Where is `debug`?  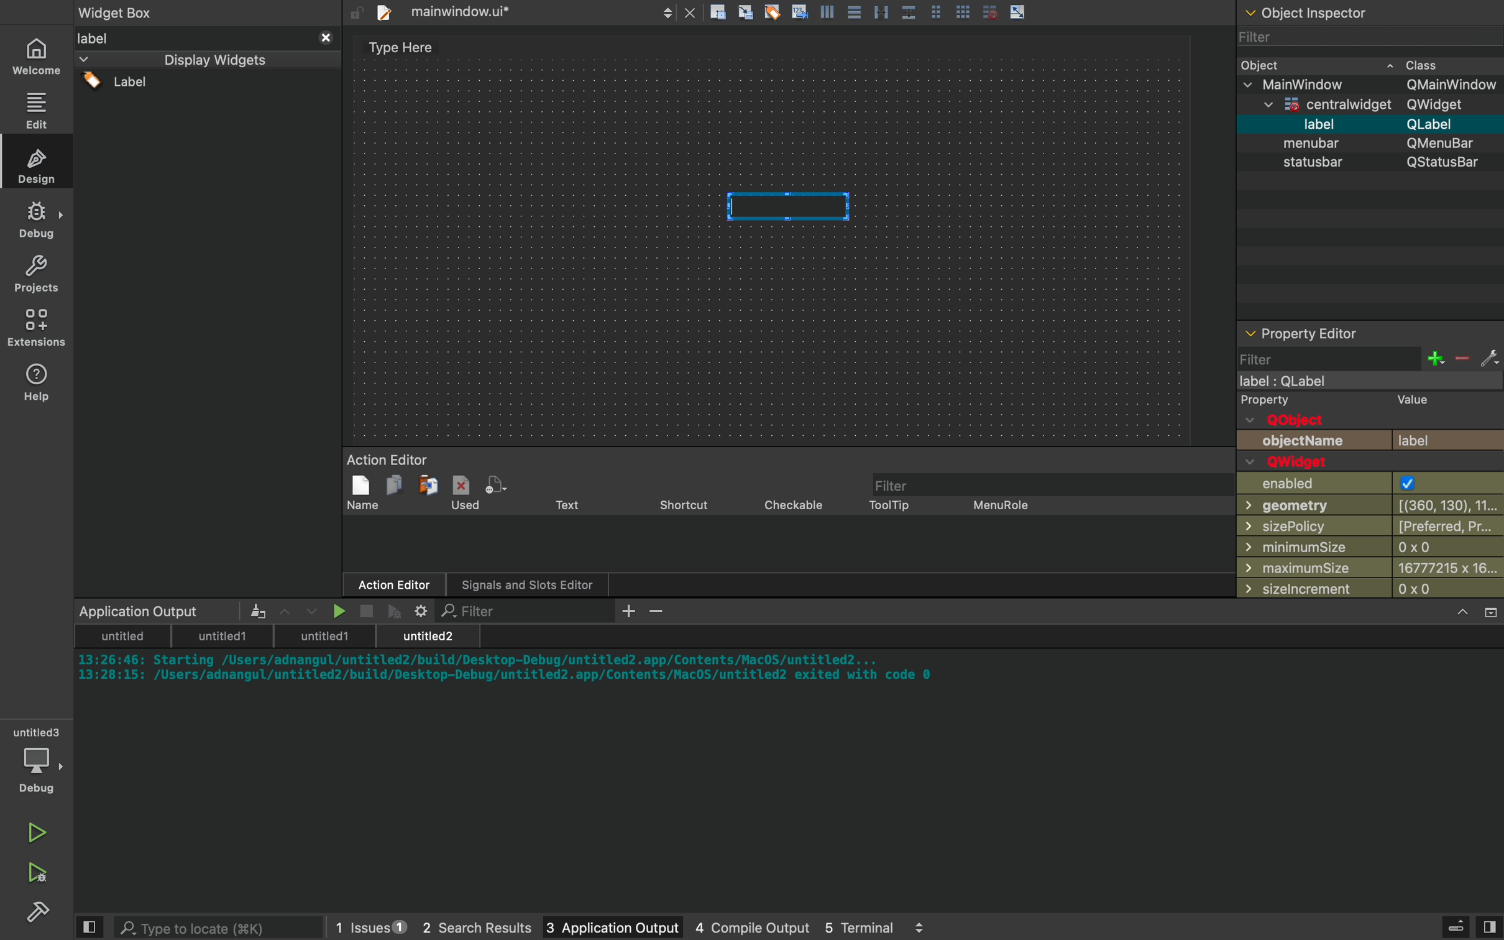 debug is located at coordinates (40, 763).